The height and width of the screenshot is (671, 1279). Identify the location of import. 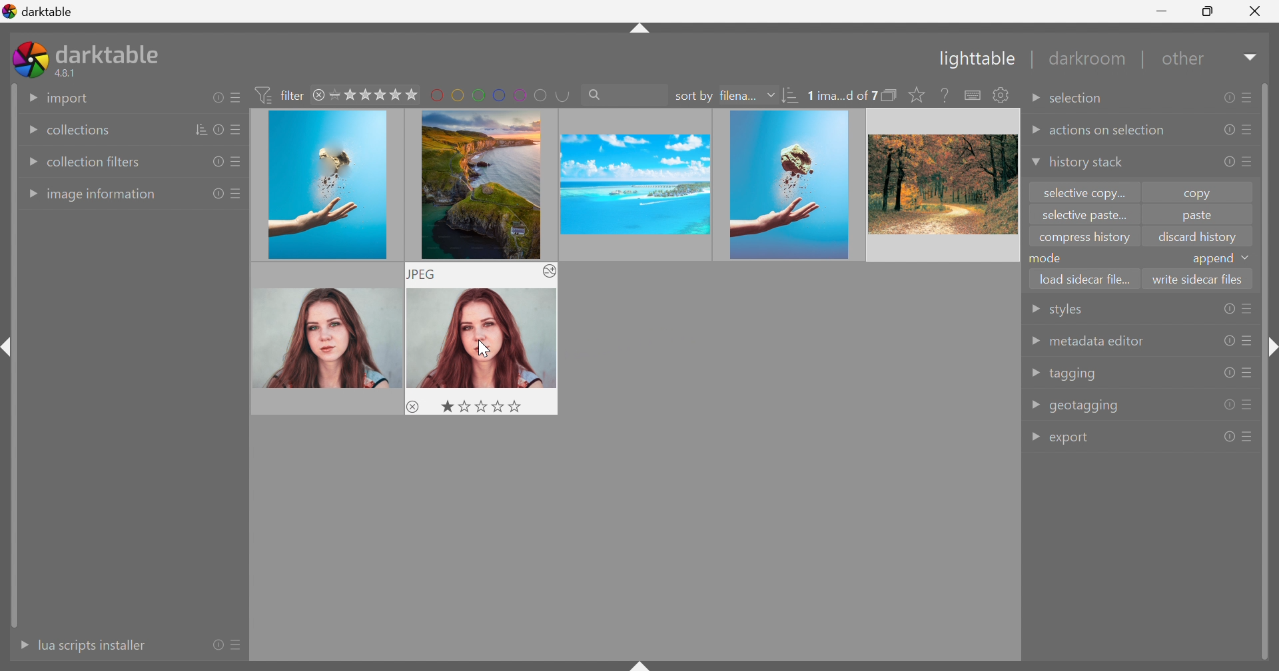
(69, 99).